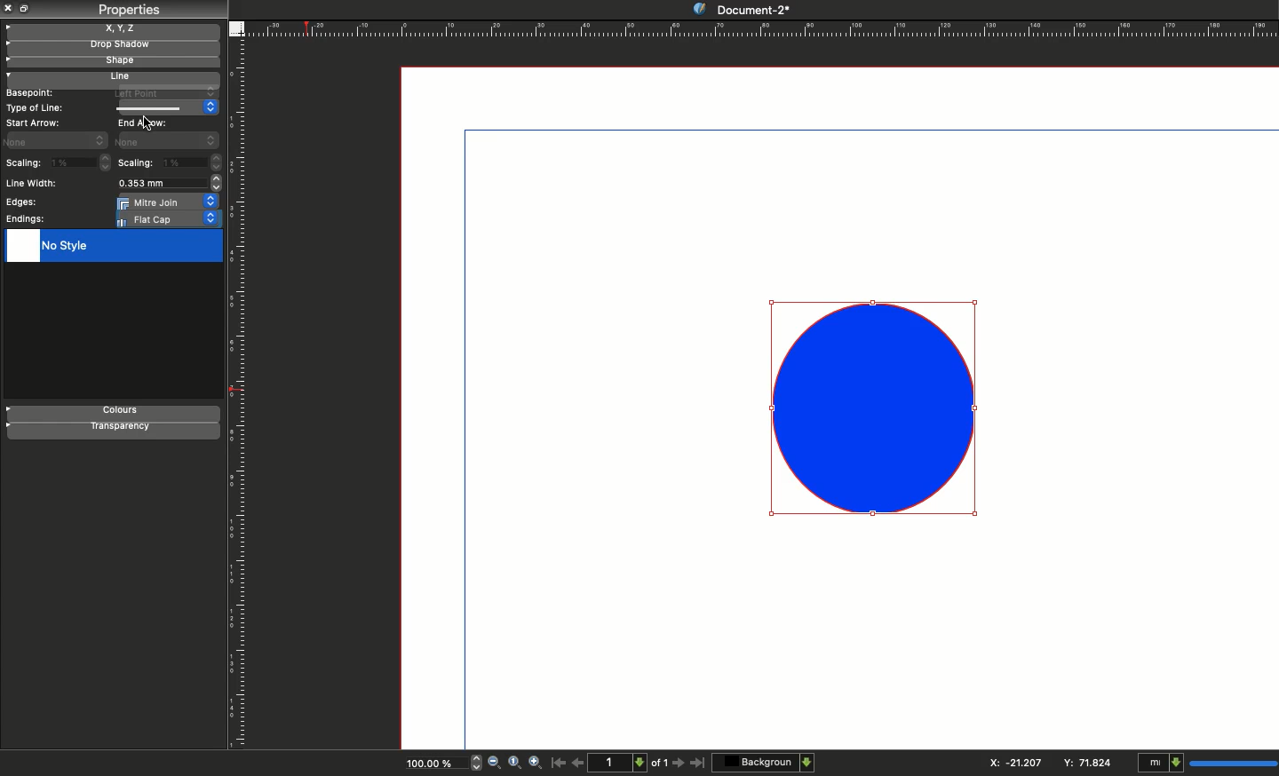  I want to click on Start arrow, so click(35, 123).